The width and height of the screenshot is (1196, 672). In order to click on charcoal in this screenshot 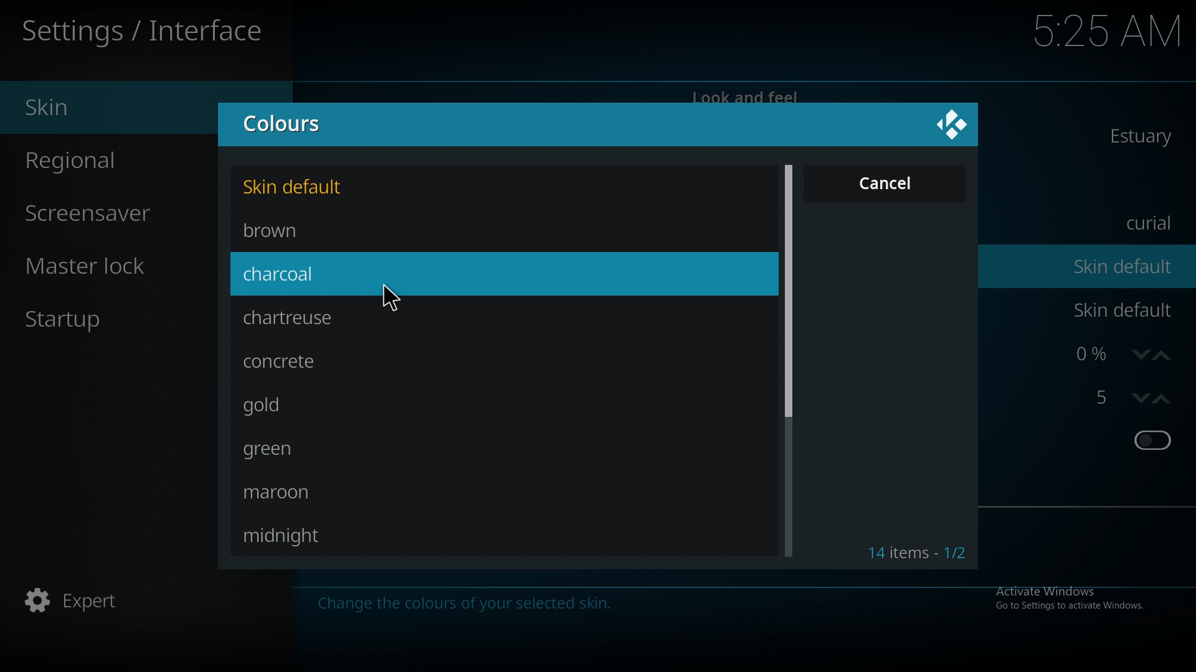, I will do `click(301, 275)`.